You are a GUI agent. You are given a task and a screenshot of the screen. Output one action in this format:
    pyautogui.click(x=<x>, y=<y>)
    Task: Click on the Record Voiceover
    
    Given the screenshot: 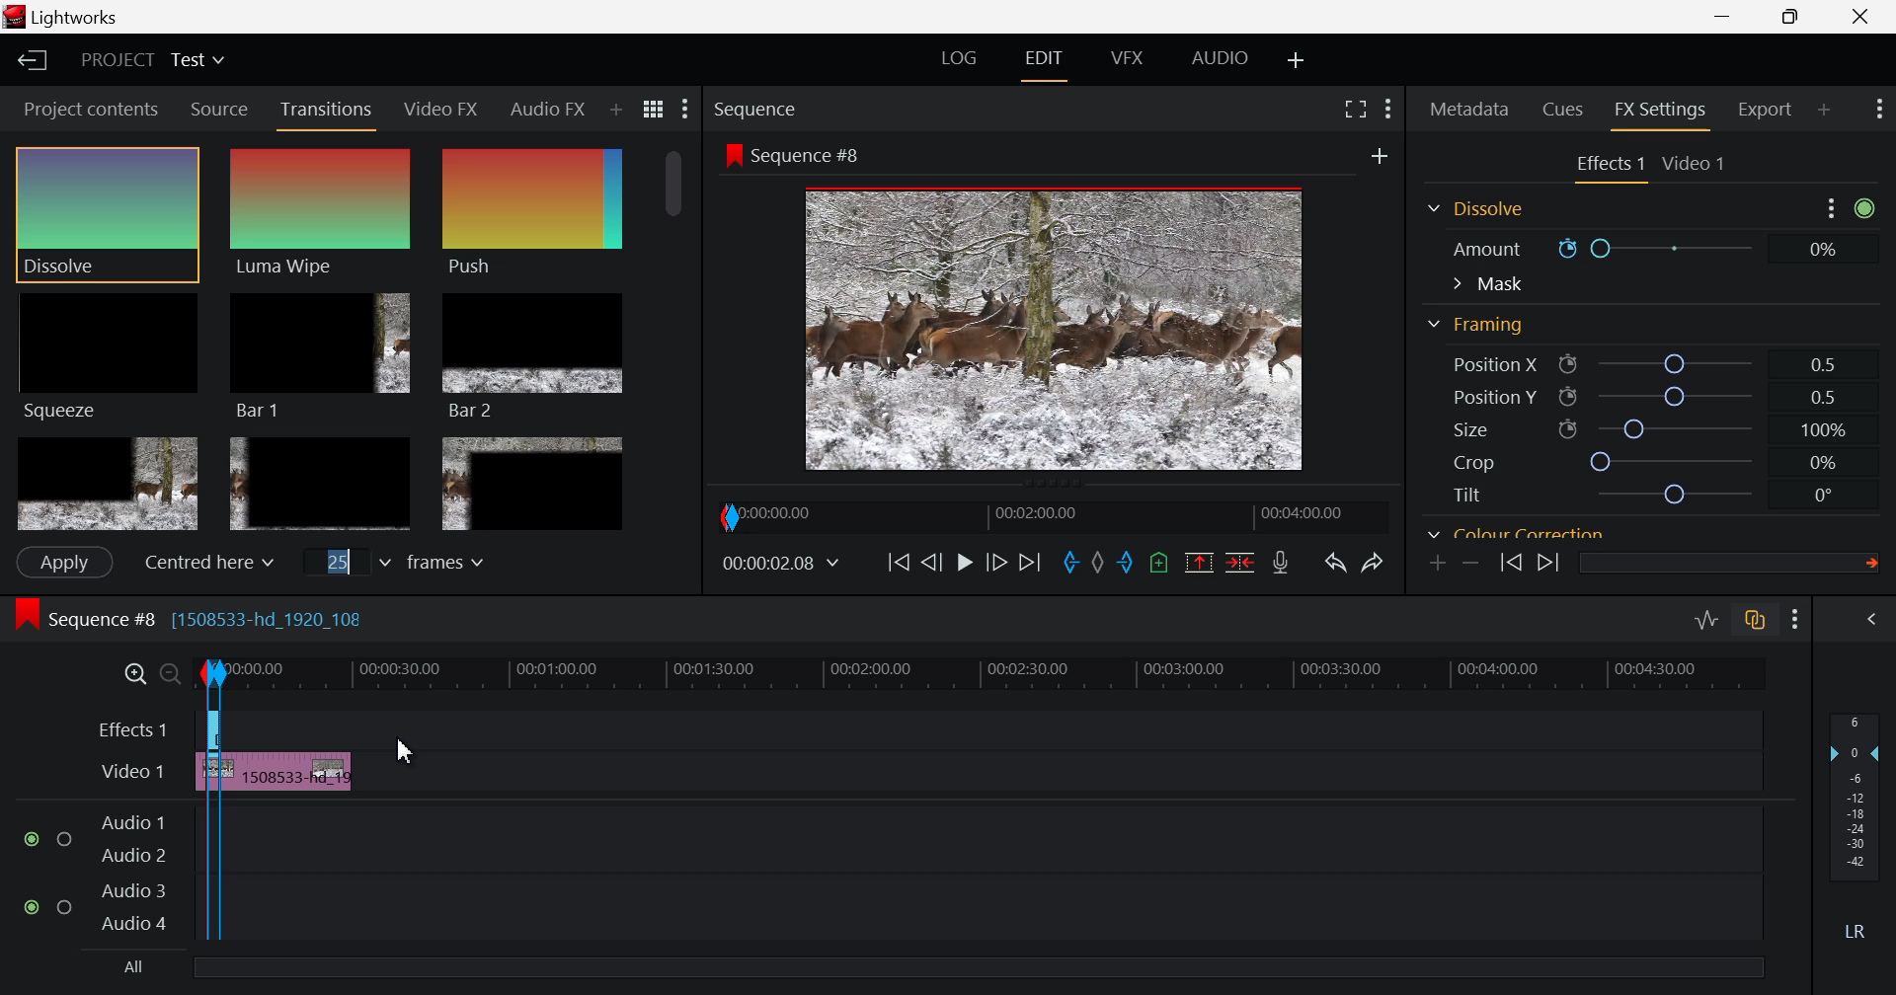 What is the action you would take?
    pyautogui.click(x=1280, y=563)
    